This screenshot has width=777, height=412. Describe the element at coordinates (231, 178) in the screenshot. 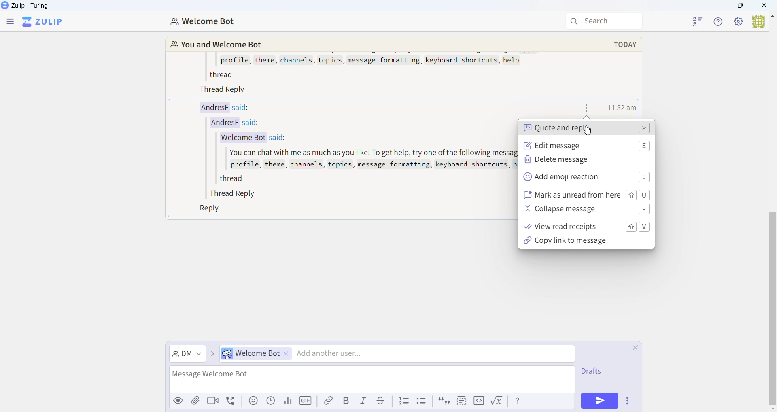

I see `thread` at that location.